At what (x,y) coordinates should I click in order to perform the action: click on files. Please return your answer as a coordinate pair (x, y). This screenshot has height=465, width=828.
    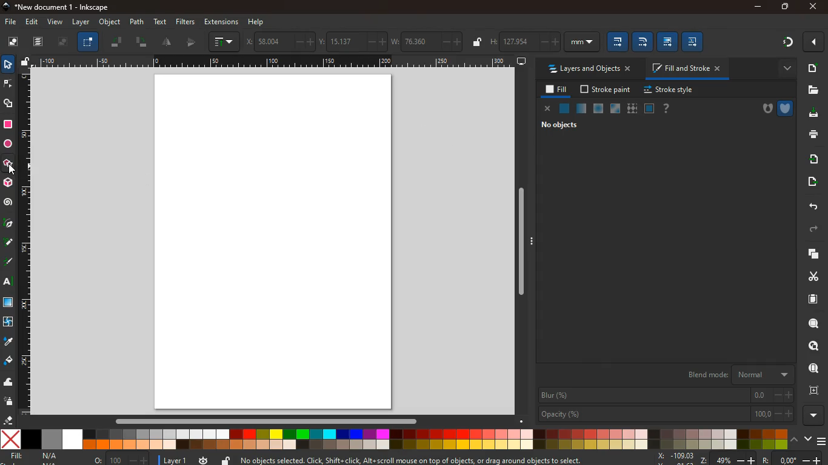
    Looking at the image, I should click on (810, 90).